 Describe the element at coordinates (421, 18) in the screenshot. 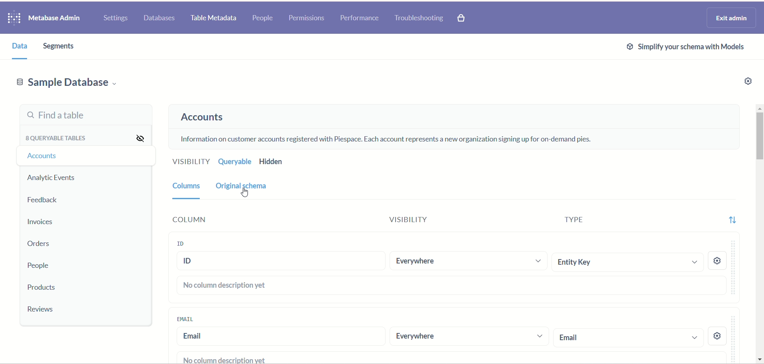

I see `troubleshooting` at that location.